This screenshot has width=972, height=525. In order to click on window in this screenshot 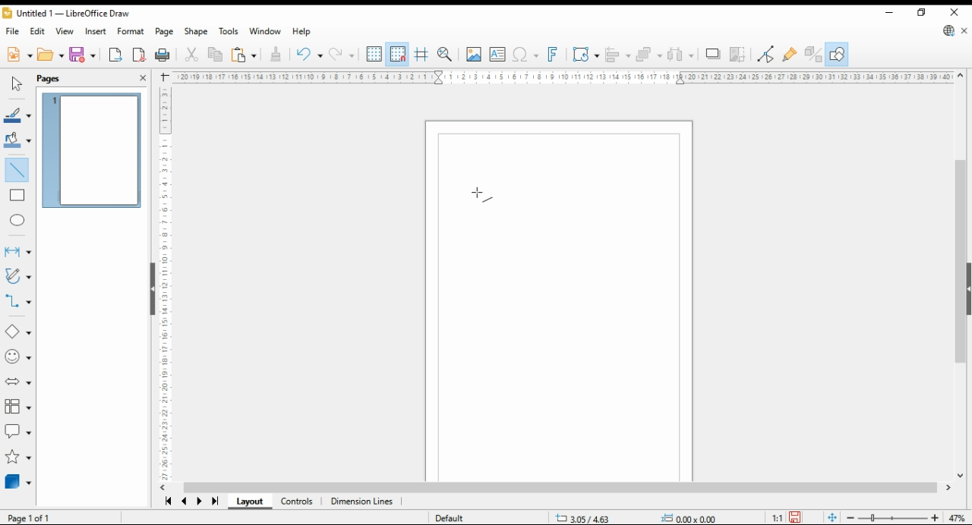, I will do `click(264, 32)`.